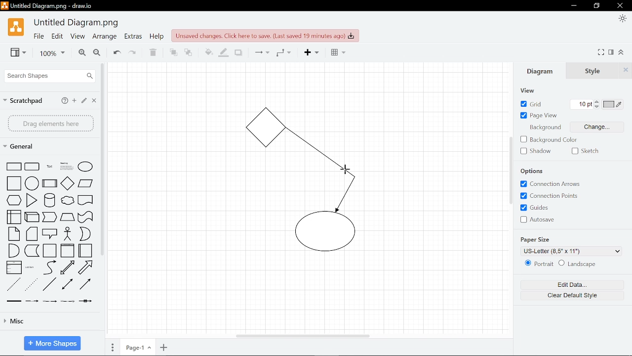 This screenshot has width=632, height=356. Describe the element at coordinates (541, 207) in the screenshot. I see `Guides` at that location.